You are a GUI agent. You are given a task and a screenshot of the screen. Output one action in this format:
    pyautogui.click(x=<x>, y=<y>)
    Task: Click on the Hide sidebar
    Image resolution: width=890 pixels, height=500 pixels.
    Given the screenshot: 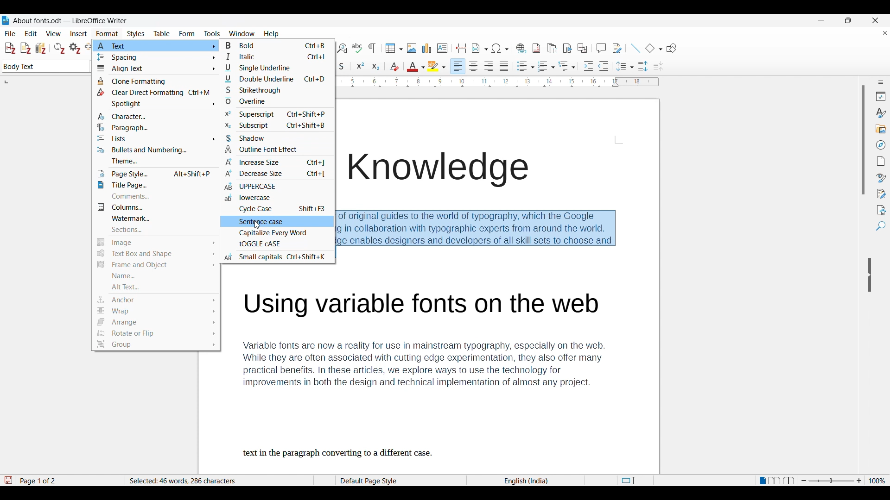 What is the action you would take?
    pyautogui.click(x=870, y=275)
    